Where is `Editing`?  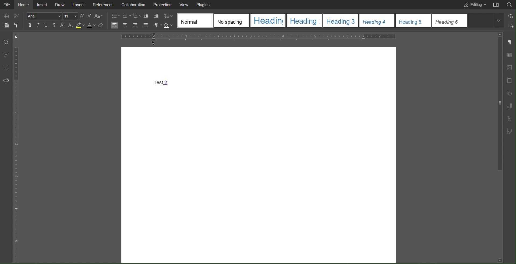
Editing is located at coordinates (473, 5).